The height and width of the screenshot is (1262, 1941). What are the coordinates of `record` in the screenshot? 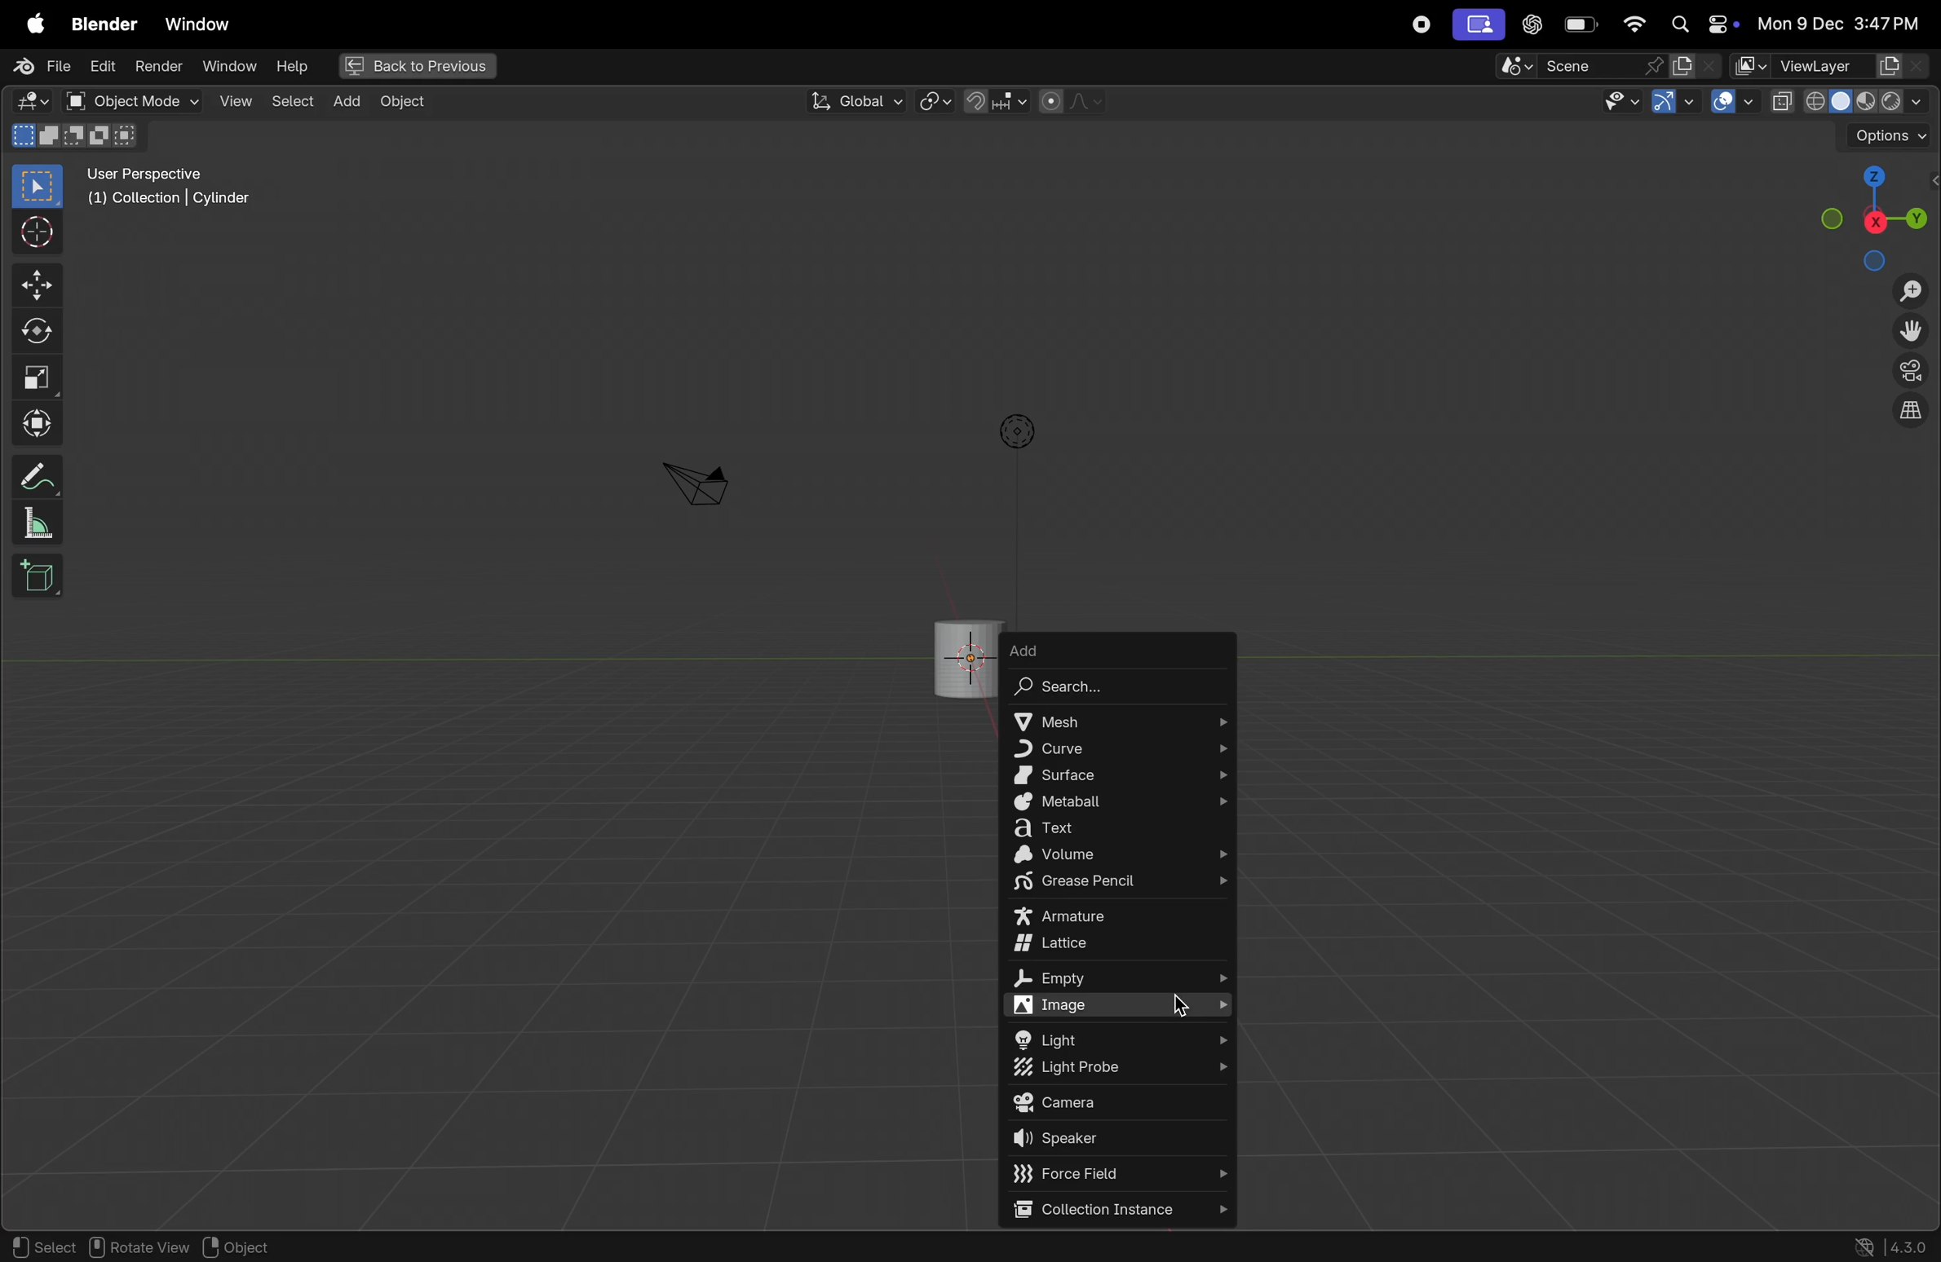 It's located at (1417, 24).